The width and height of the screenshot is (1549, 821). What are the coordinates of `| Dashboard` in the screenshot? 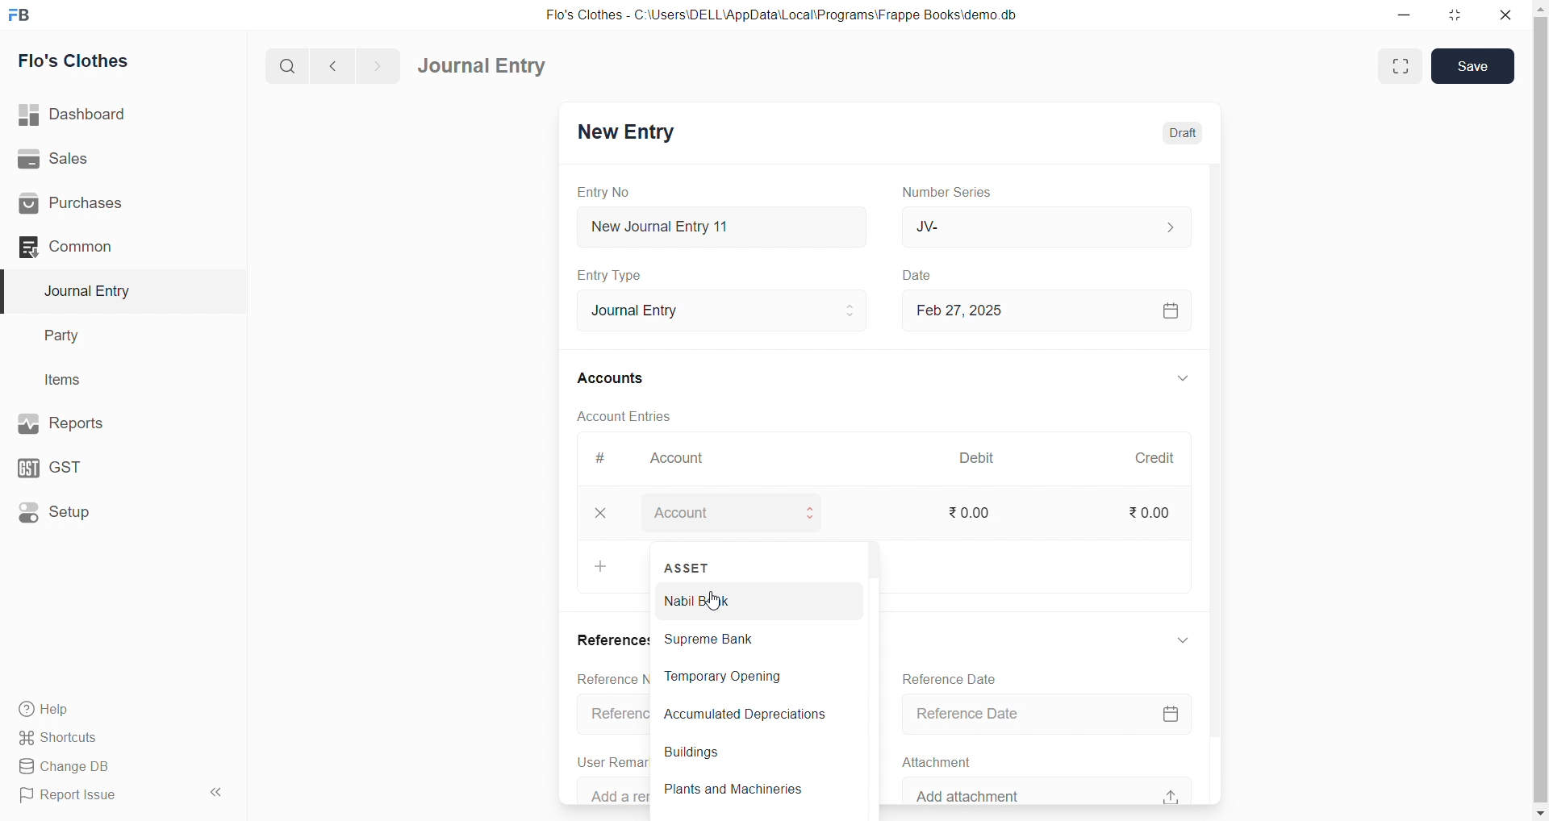 It's located at (88, 115).